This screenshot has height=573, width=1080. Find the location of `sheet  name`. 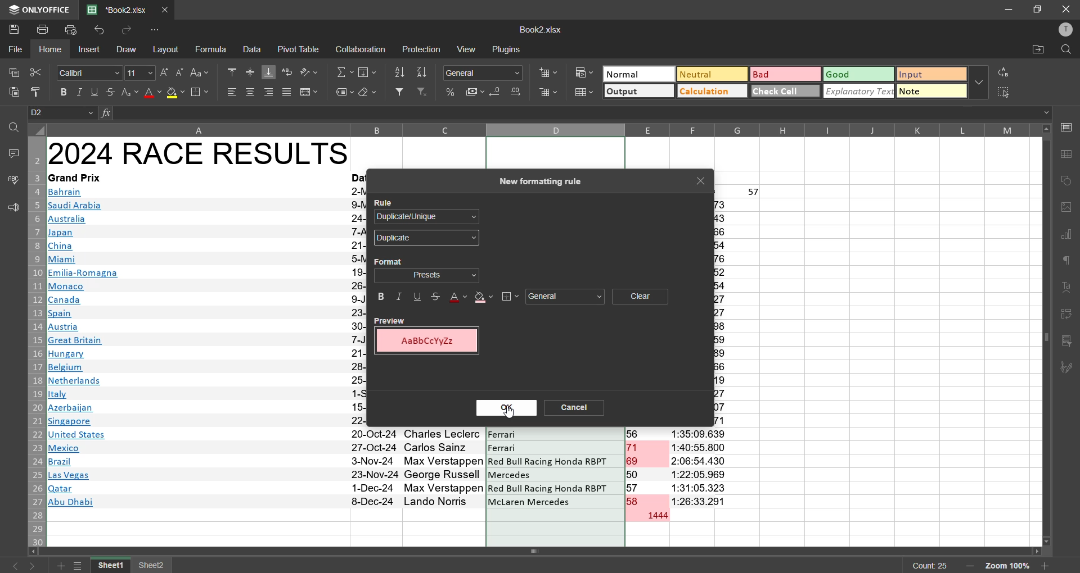

sheet  name is located at coordinates (152, 566).